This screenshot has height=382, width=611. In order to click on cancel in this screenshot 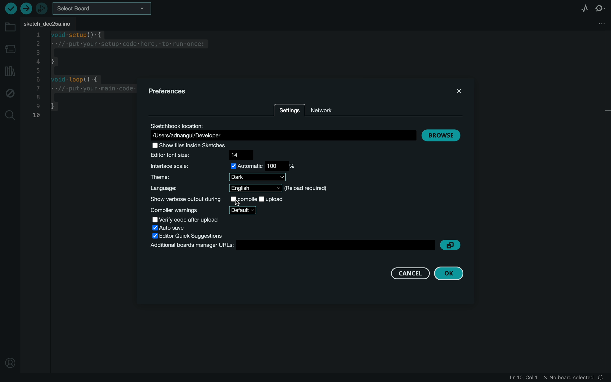, I will do `click(408, 273)`.